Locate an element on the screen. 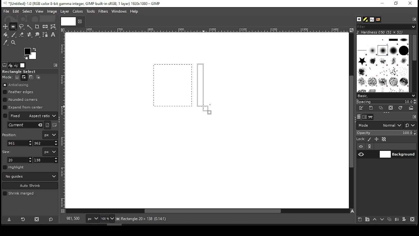 This screenshot has height=236, width=419. icon and filename is located at coordinates (82, 3).